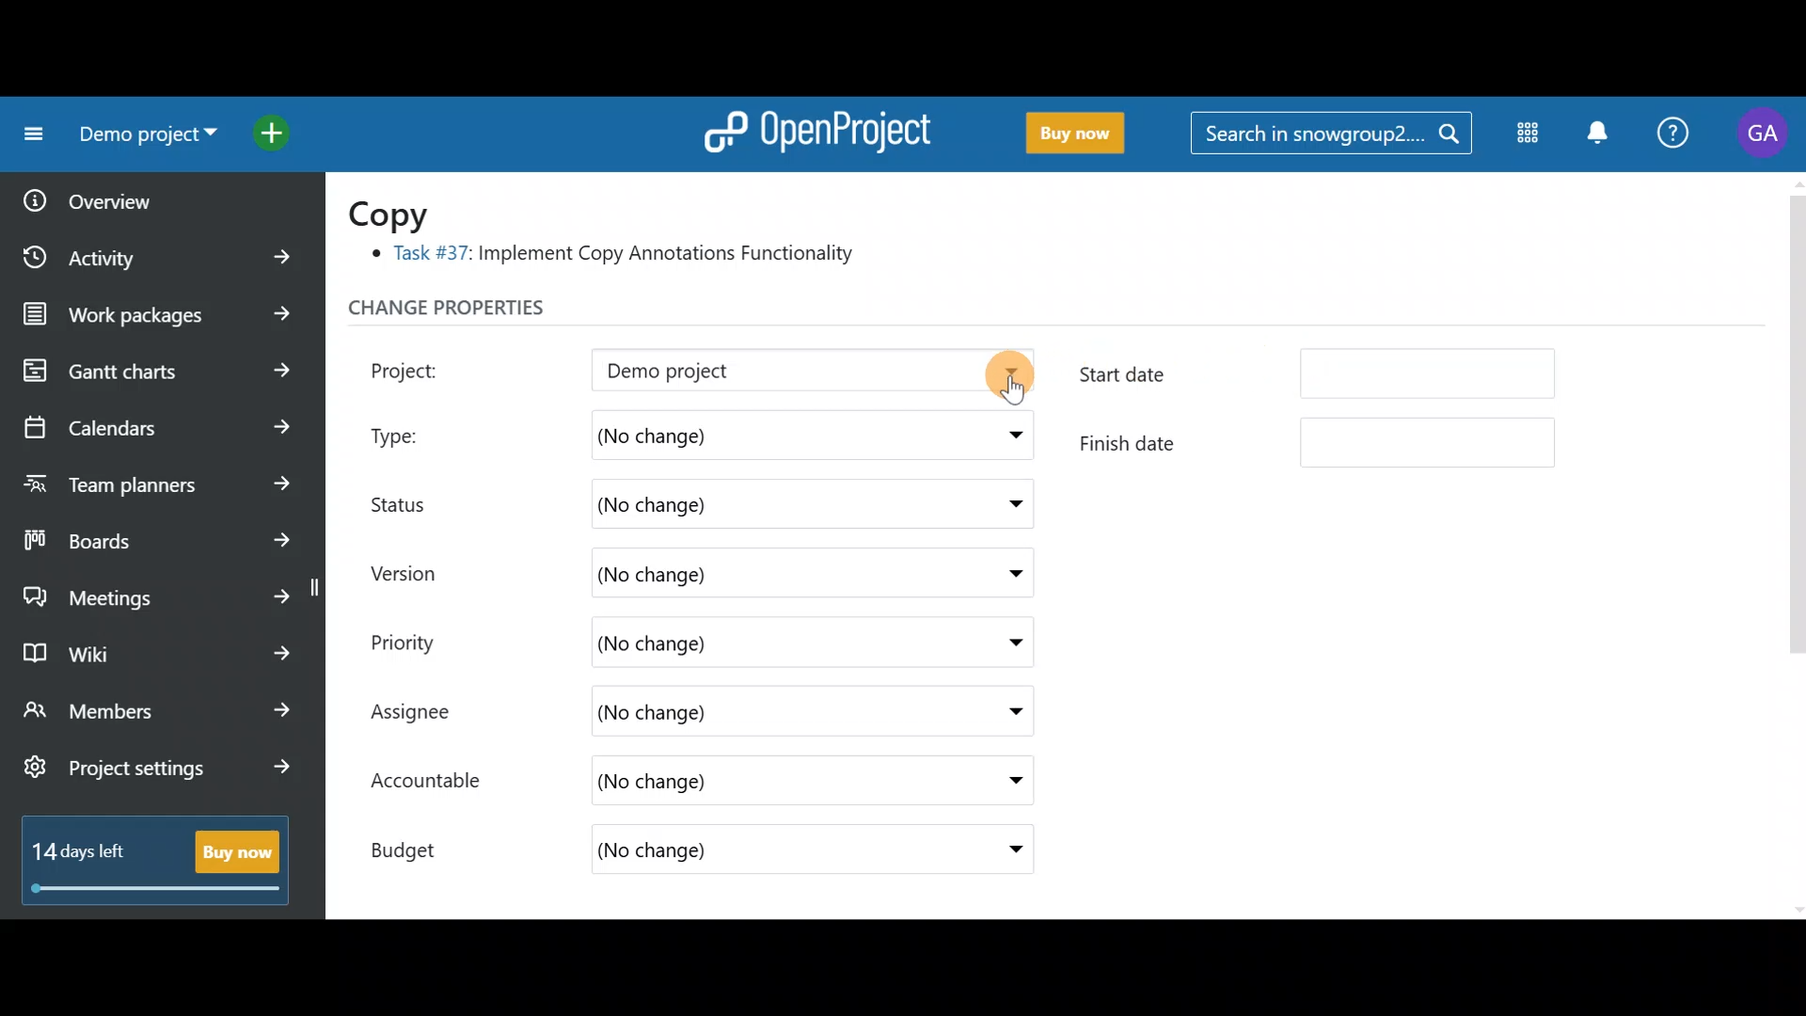 Image resolution: width=1806 pixels, height=1016 pixels. I want to click on Team planners, so click(153, 478).